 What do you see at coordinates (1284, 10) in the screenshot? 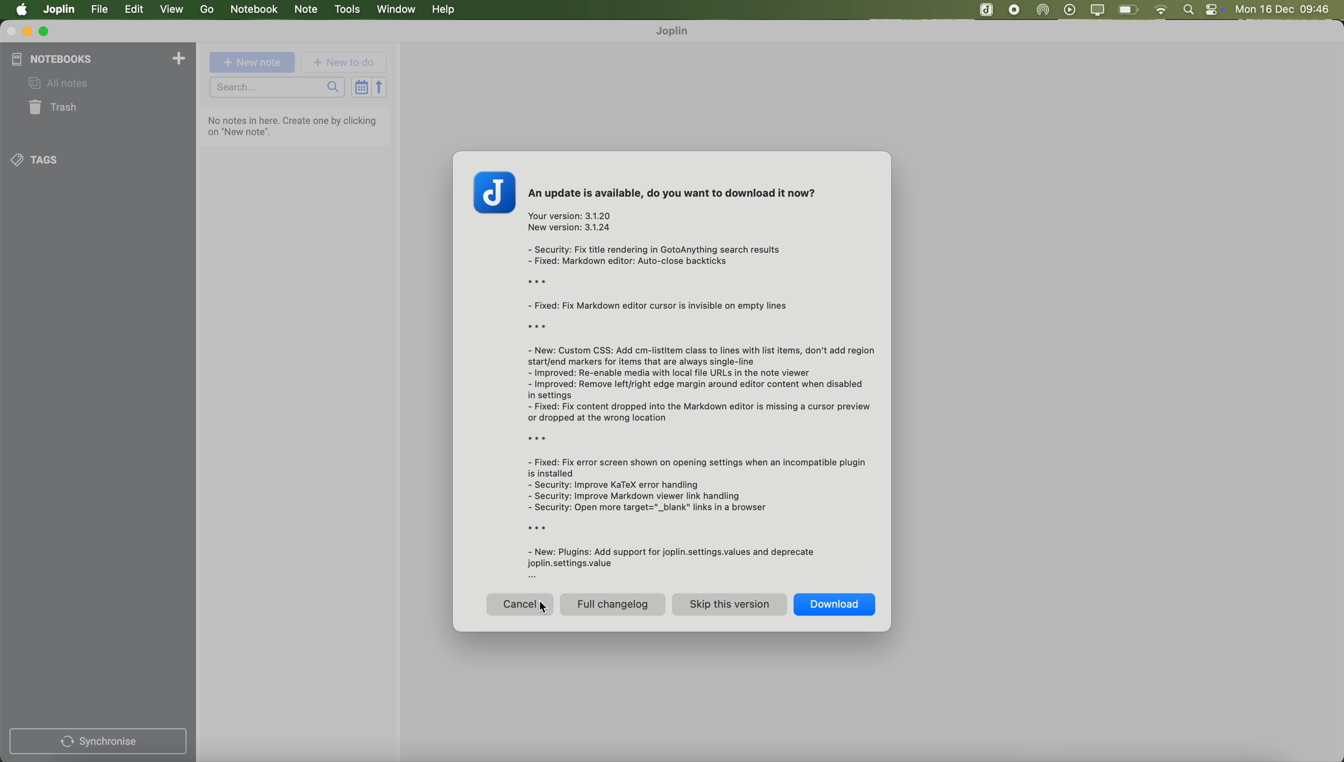
I see `Mon 16 Dec 09:45` at bounding box center [1284, 10].